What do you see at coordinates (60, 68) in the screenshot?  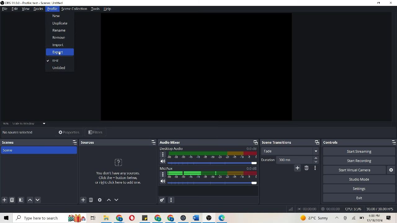 I see `untitled` at bounding box center [60, 68].